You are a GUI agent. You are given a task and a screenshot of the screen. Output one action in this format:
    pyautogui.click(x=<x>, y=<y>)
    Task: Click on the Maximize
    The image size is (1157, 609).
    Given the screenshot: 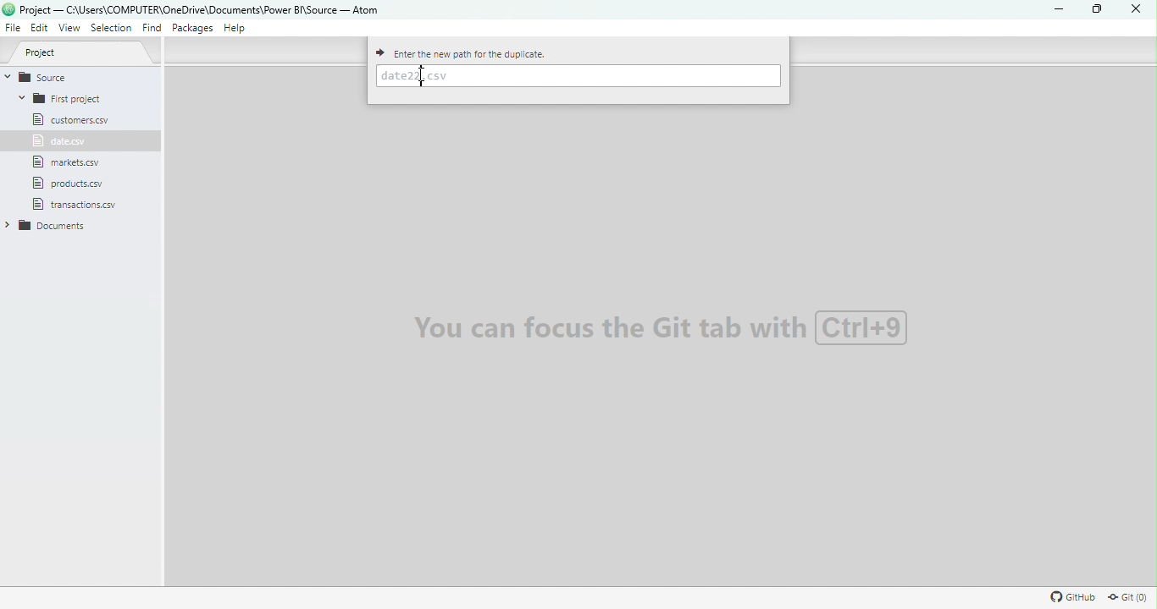 What is the action you would take?
    pyautogui.click(x=1093, y=9)
    